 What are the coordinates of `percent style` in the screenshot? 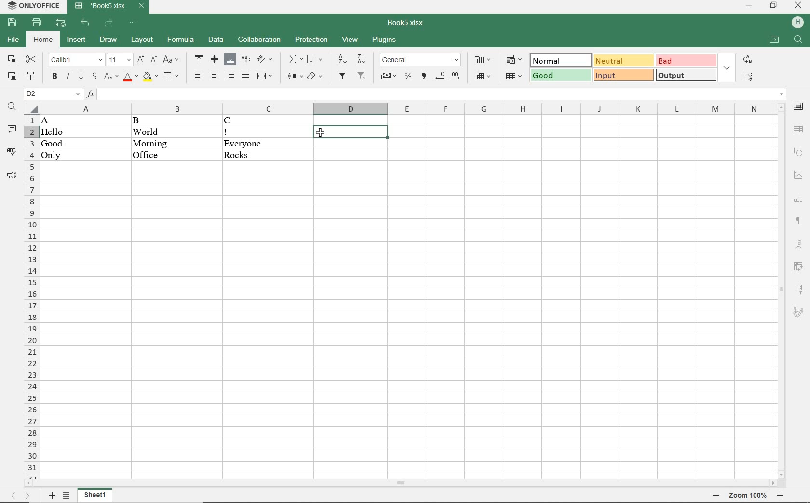 It's located at (407, 77).